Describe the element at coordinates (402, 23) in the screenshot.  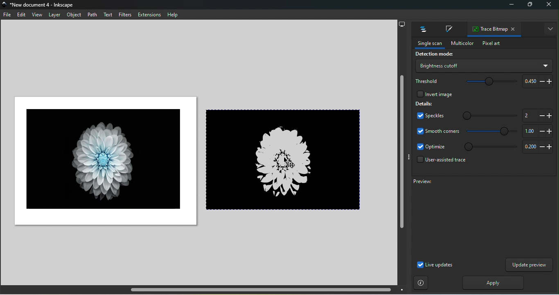
I see `Display options` at that location.